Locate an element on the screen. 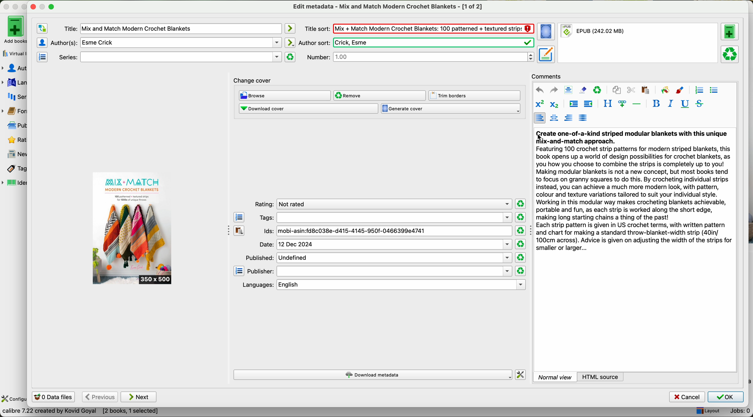 This screenshot has height=417, width=753. maximize windows is located at coordinates (51, 6).